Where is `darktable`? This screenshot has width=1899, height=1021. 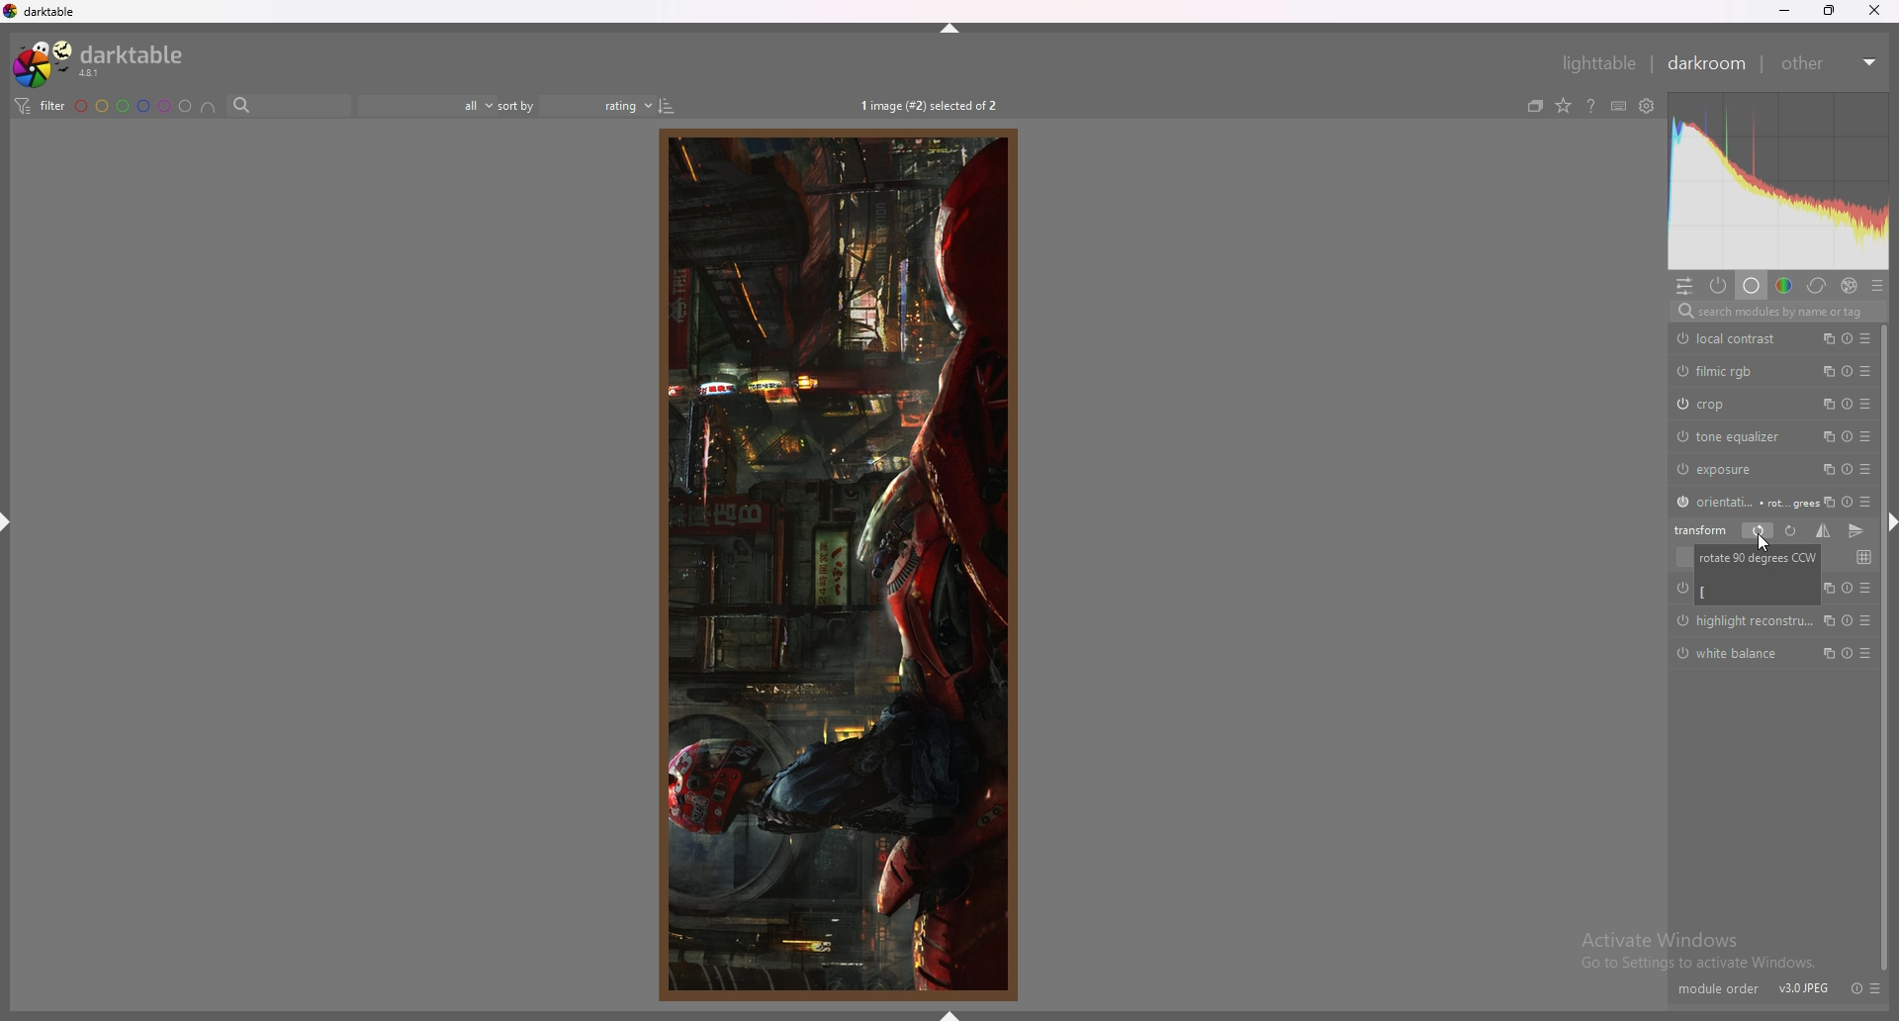 darktable is located at coordinates (50, 12).